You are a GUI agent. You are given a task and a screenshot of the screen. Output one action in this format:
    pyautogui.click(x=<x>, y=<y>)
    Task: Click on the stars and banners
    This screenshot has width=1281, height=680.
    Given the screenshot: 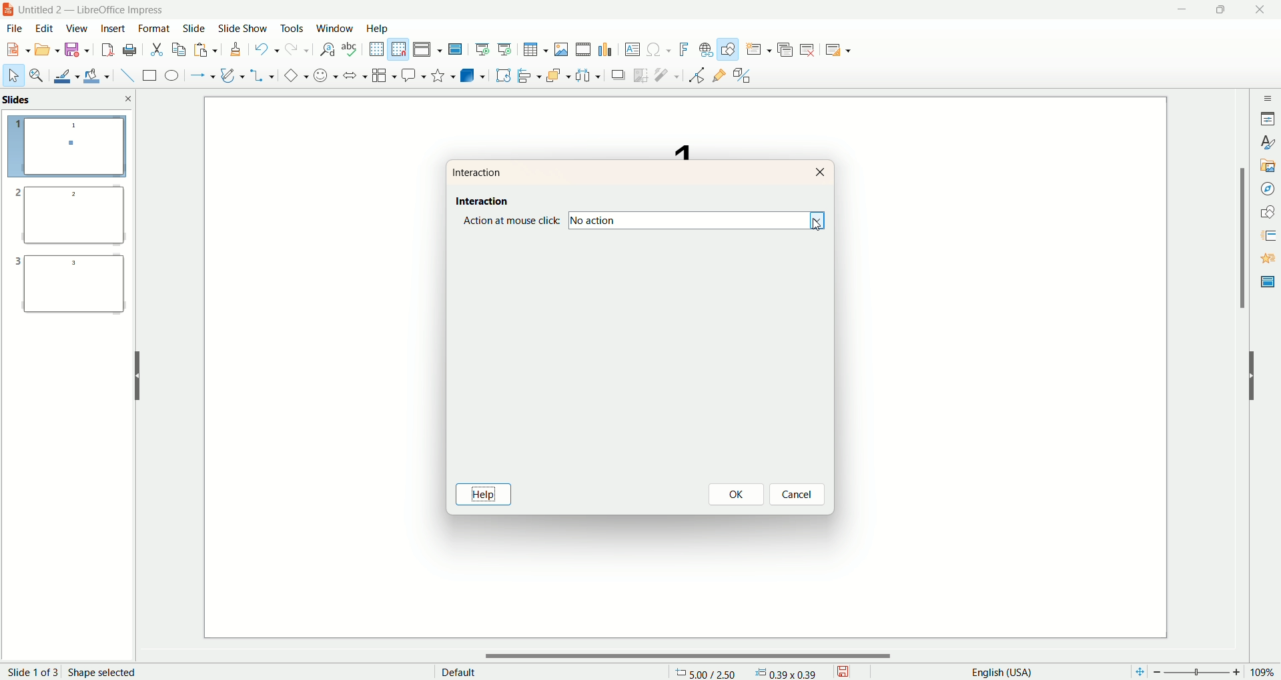 What is the action you would take?
    pyautogui.click(x=441, y=75)
    